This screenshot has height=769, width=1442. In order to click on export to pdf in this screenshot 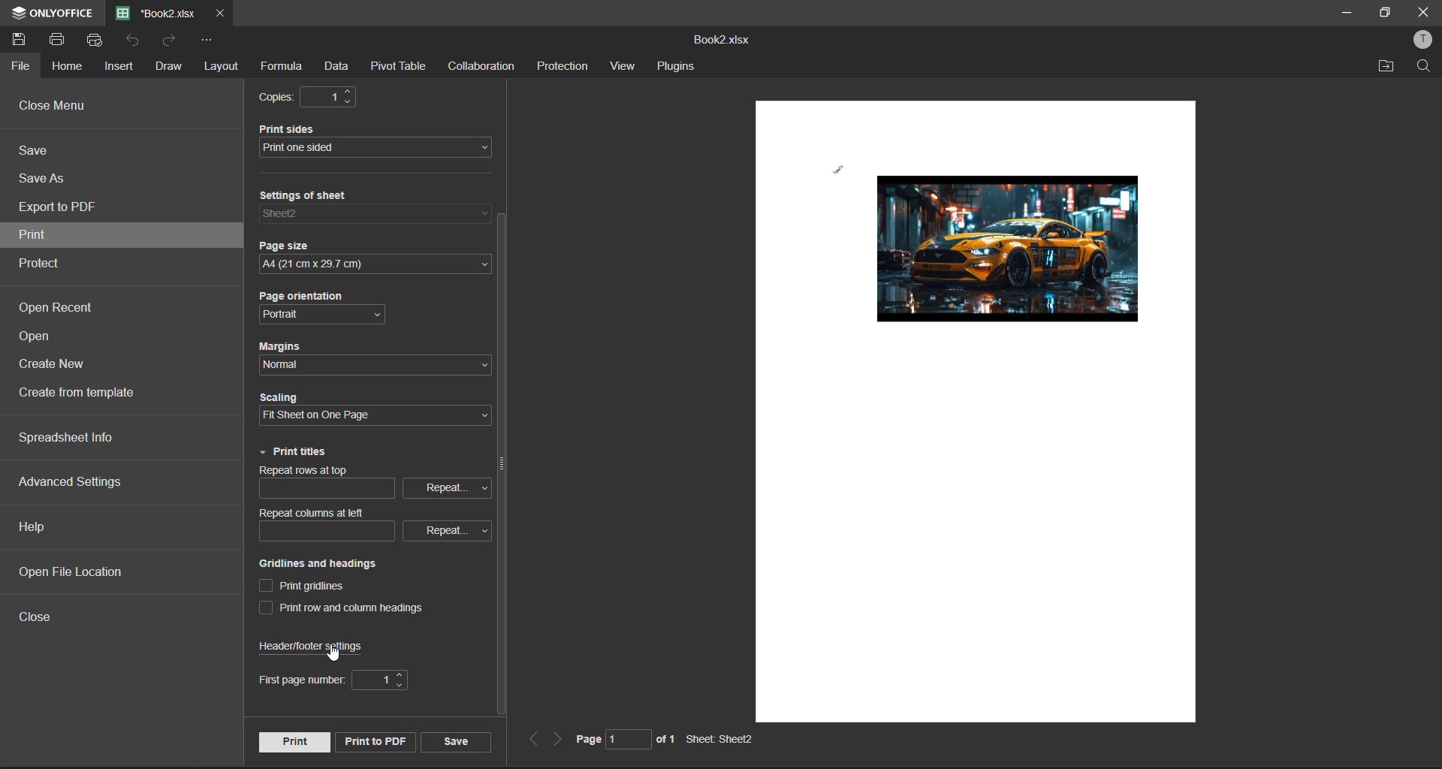, I will do `click(59, 210)`.